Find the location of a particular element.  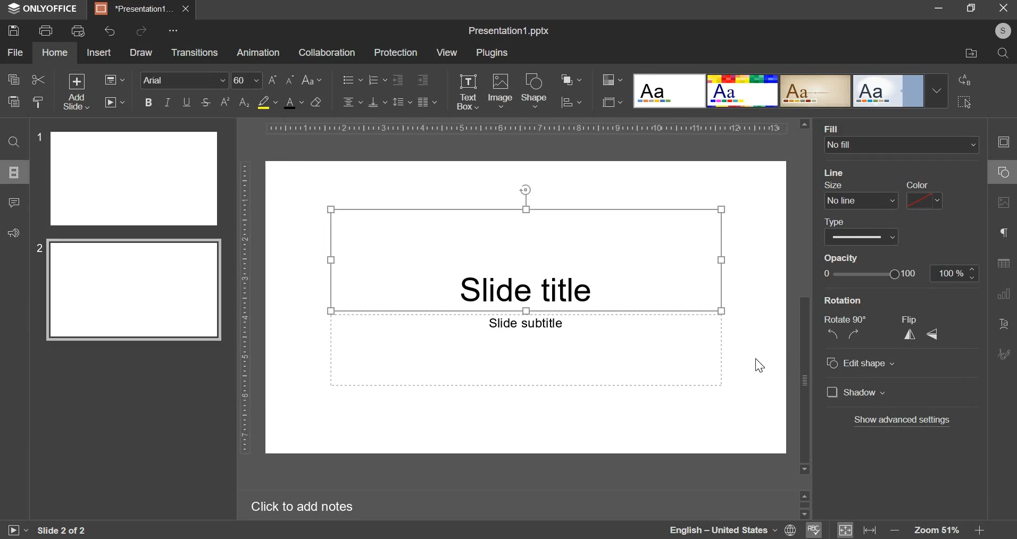

print preview is located at coordinates (78, 31).